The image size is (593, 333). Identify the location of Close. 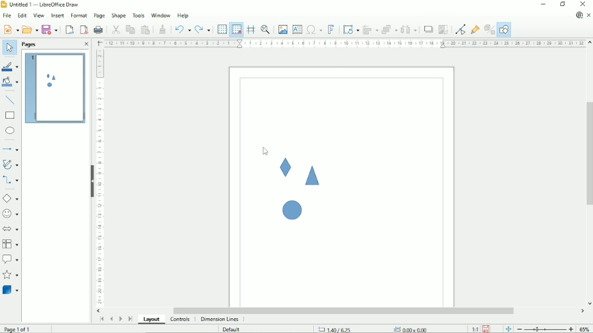
(86, 44).